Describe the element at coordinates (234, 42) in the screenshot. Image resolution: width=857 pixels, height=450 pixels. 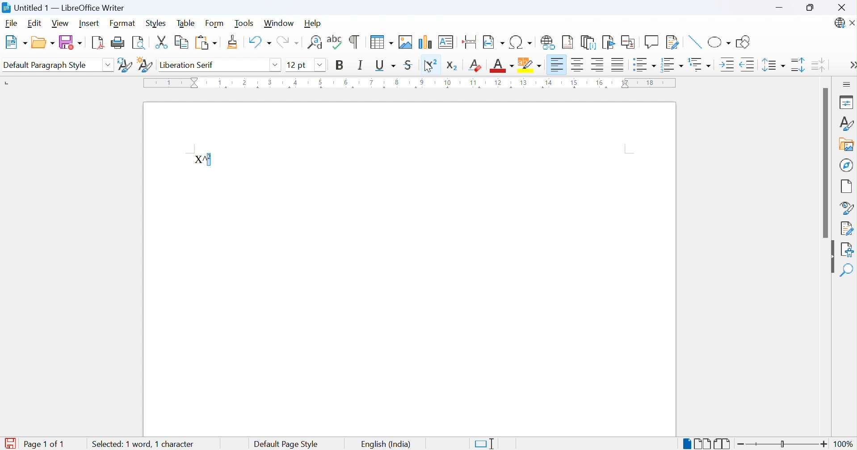
I see `Clone formatting` at that location.